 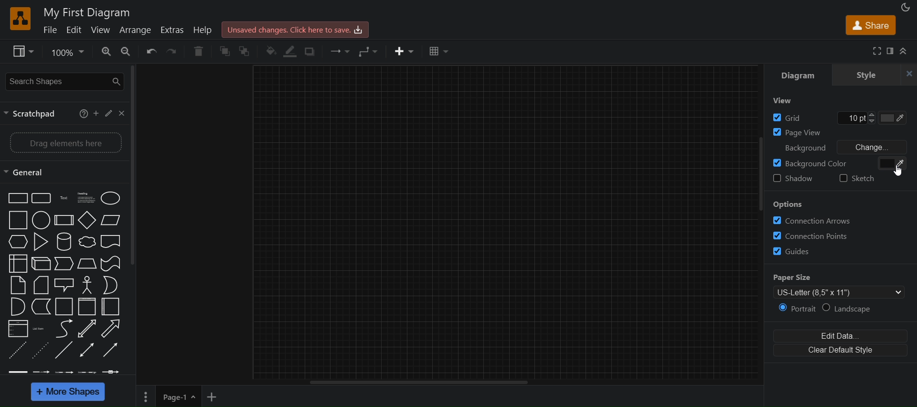 I want to click on scractpad, so click(x=34, y=115).